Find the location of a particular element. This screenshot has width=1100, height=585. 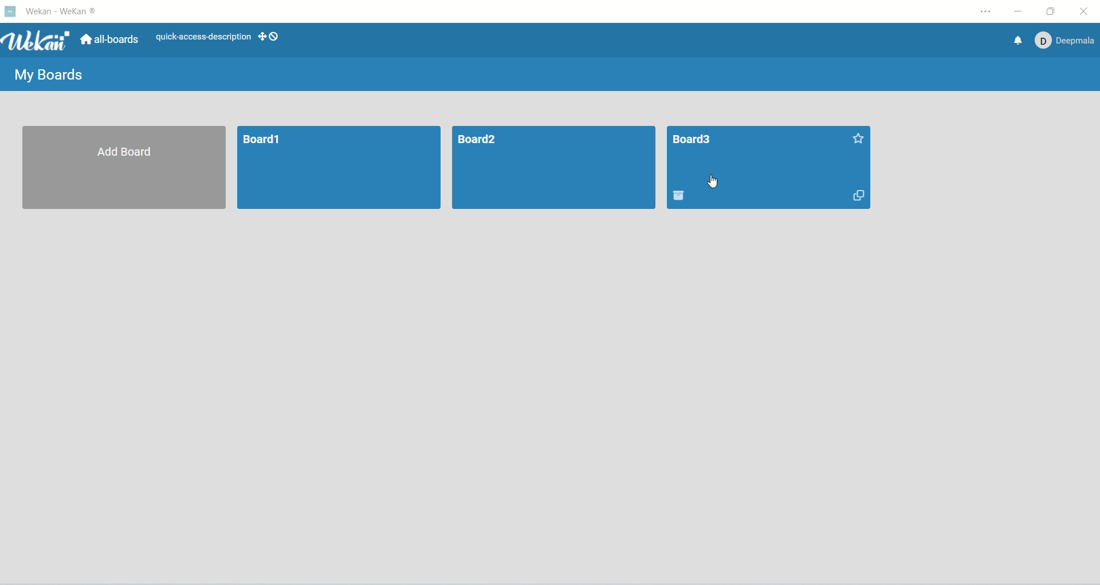

notification is located at coordinates (1012, 41).